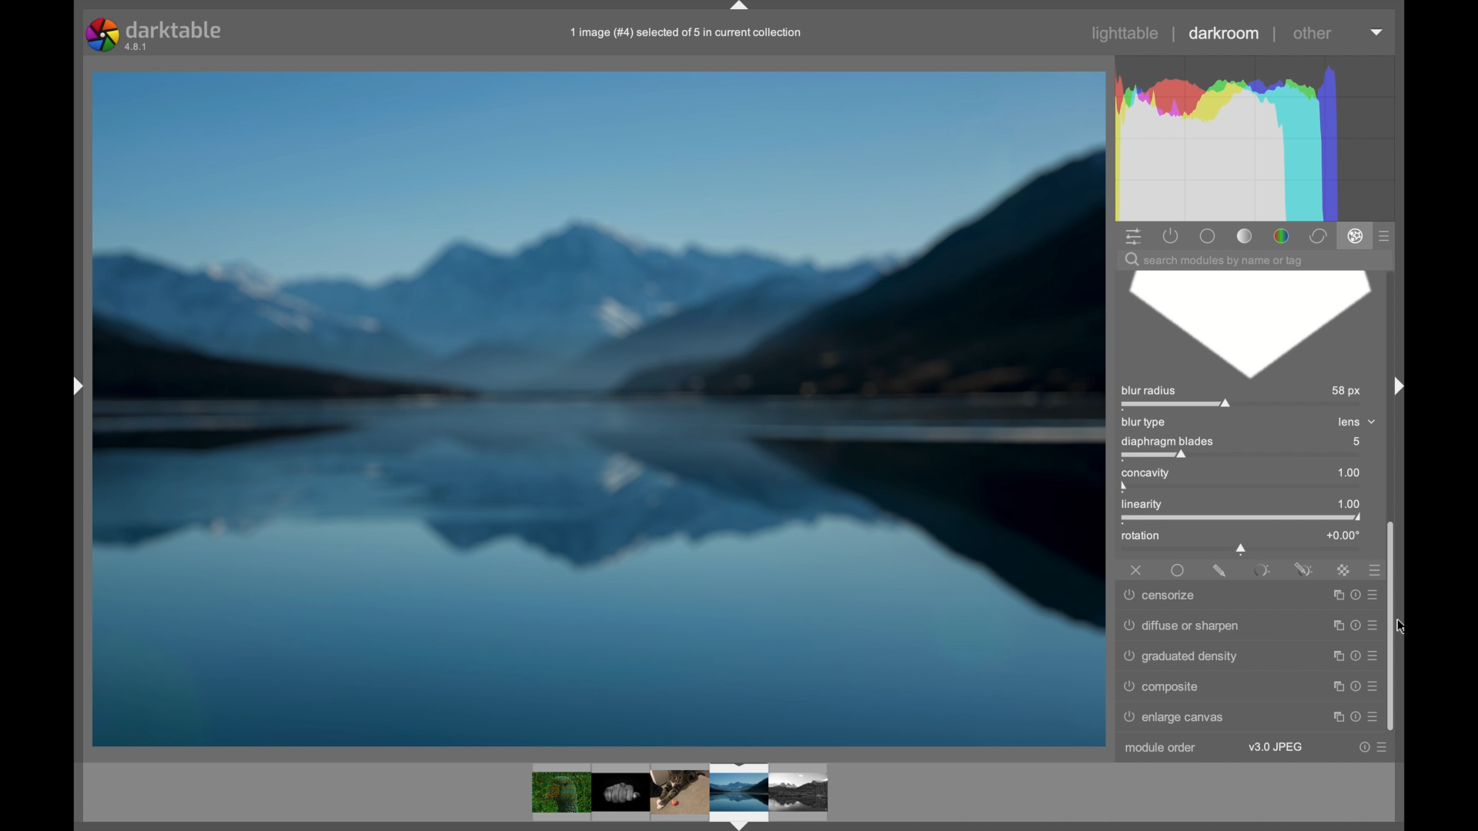  I want to click on 5, so click(1362, 442).